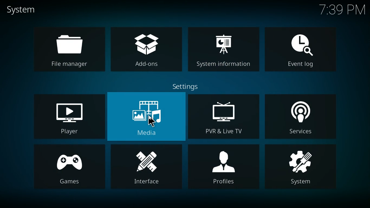  I want to click on system, so click(303, 169).